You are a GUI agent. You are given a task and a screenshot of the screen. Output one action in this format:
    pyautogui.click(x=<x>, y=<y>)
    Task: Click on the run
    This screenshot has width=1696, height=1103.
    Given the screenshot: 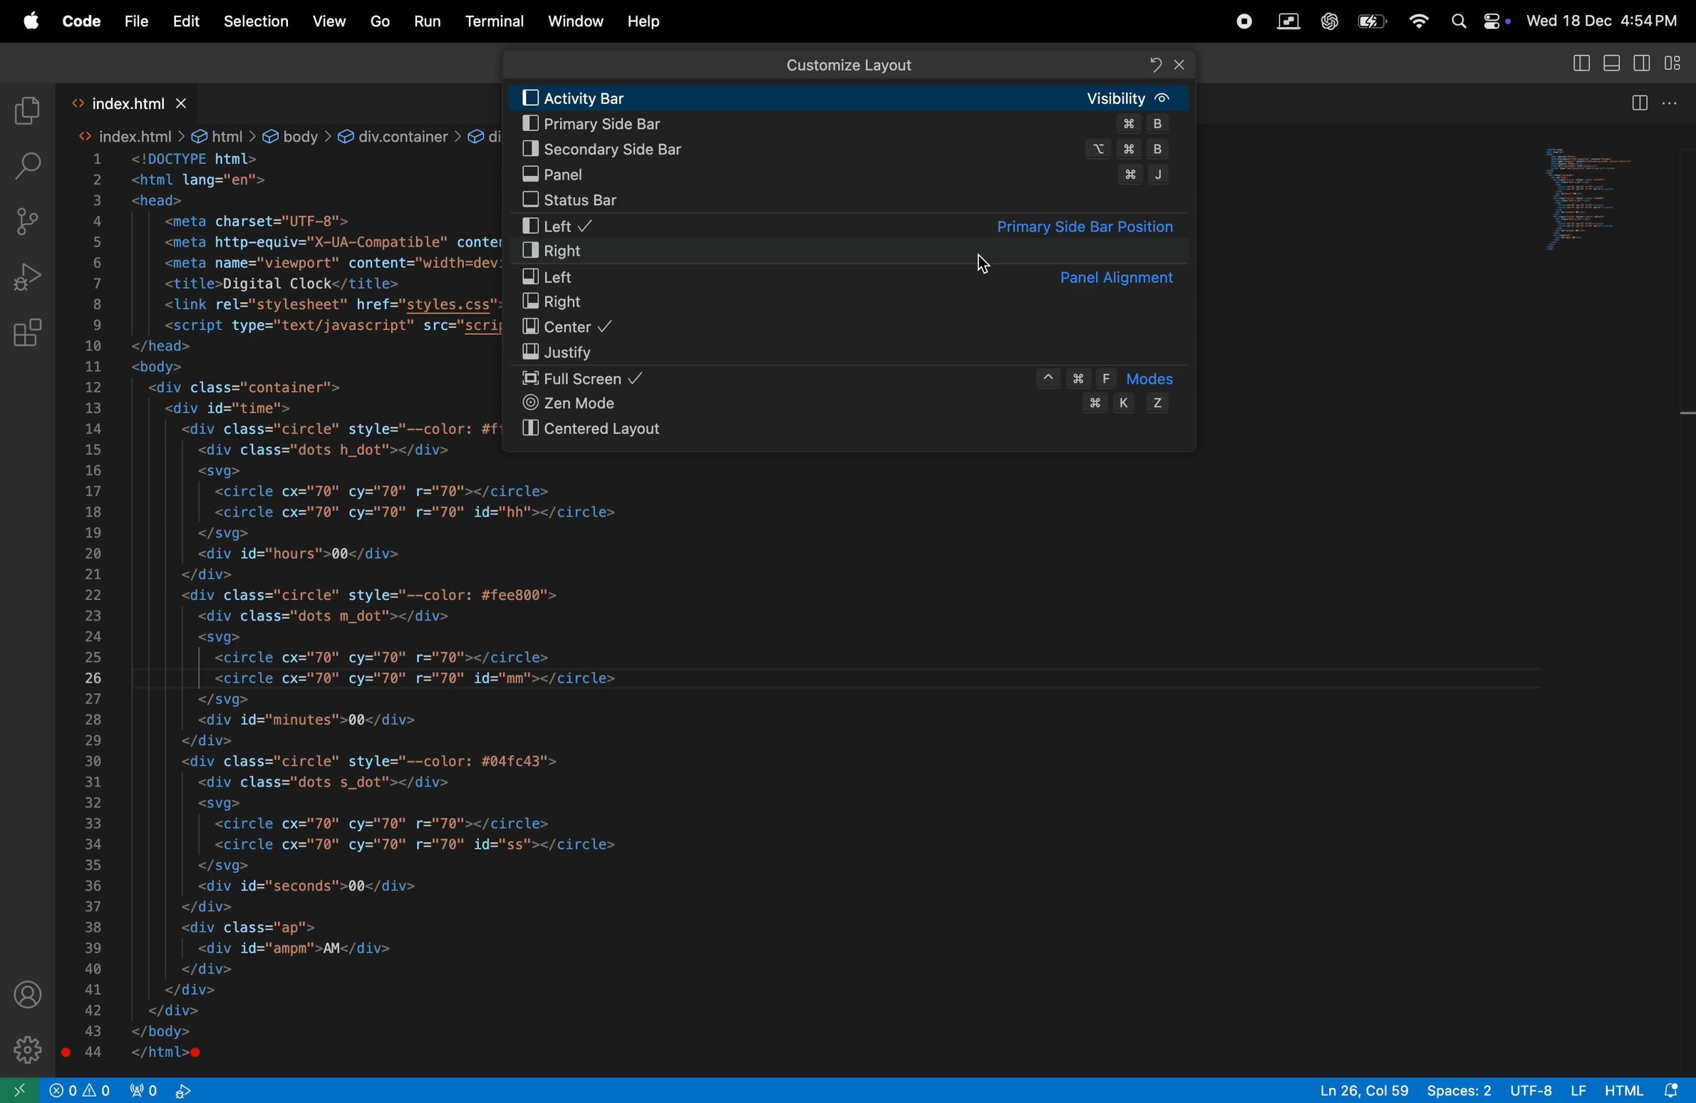 What is the action you would take?
    pyautogui.click(x=426, y=21)
    